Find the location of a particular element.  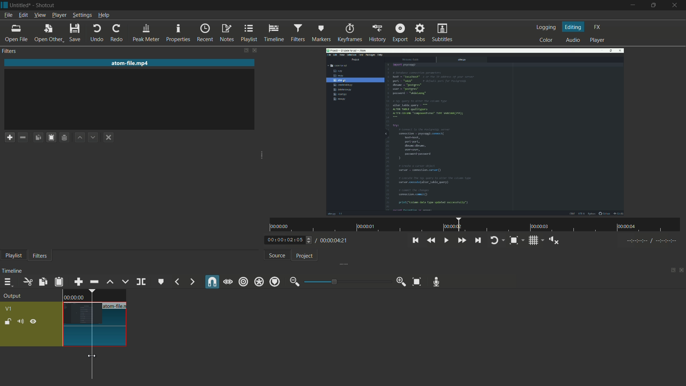

file menu is located at coordinates (9, 15).